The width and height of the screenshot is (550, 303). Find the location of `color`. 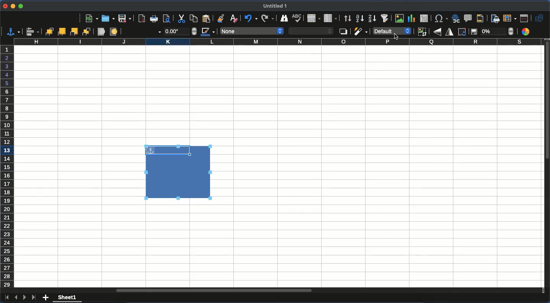

color is located at coordinates (527, 31).